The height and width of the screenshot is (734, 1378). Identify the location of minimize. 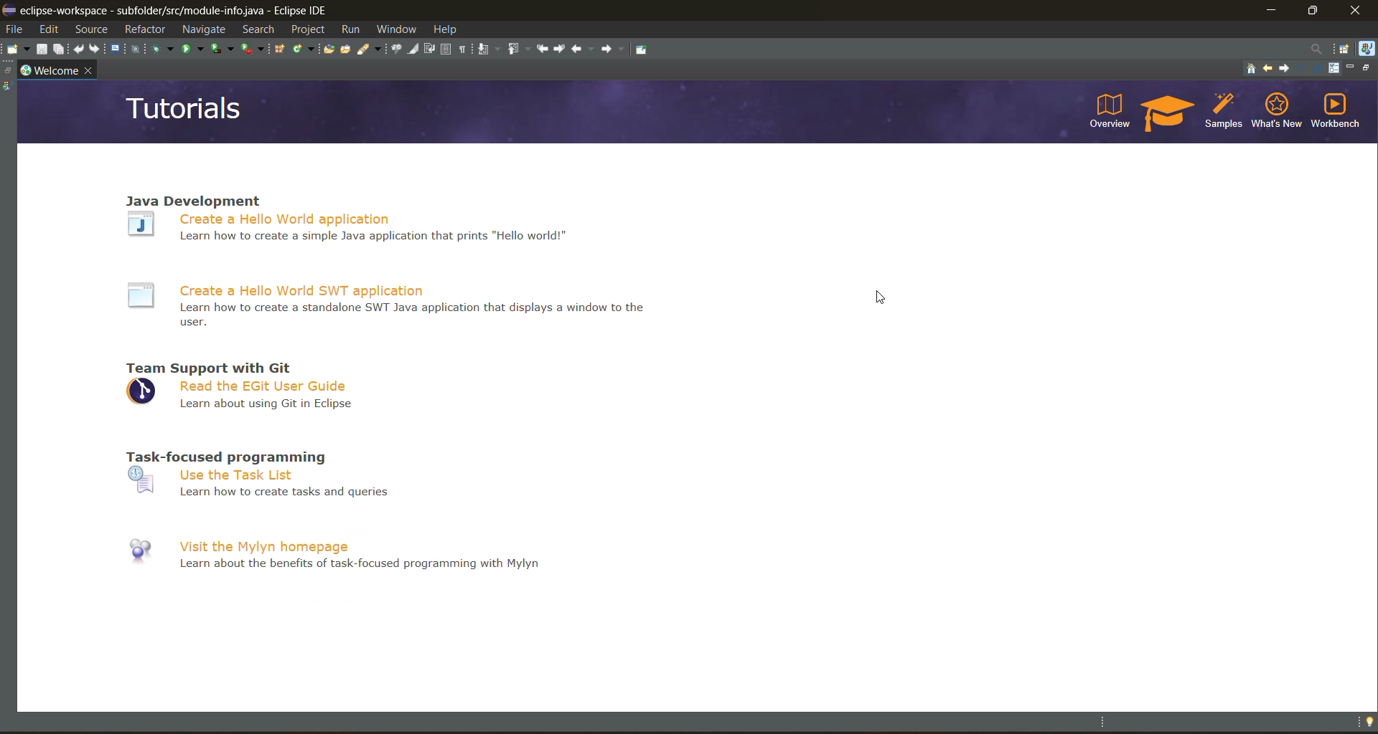
(1271, 9).